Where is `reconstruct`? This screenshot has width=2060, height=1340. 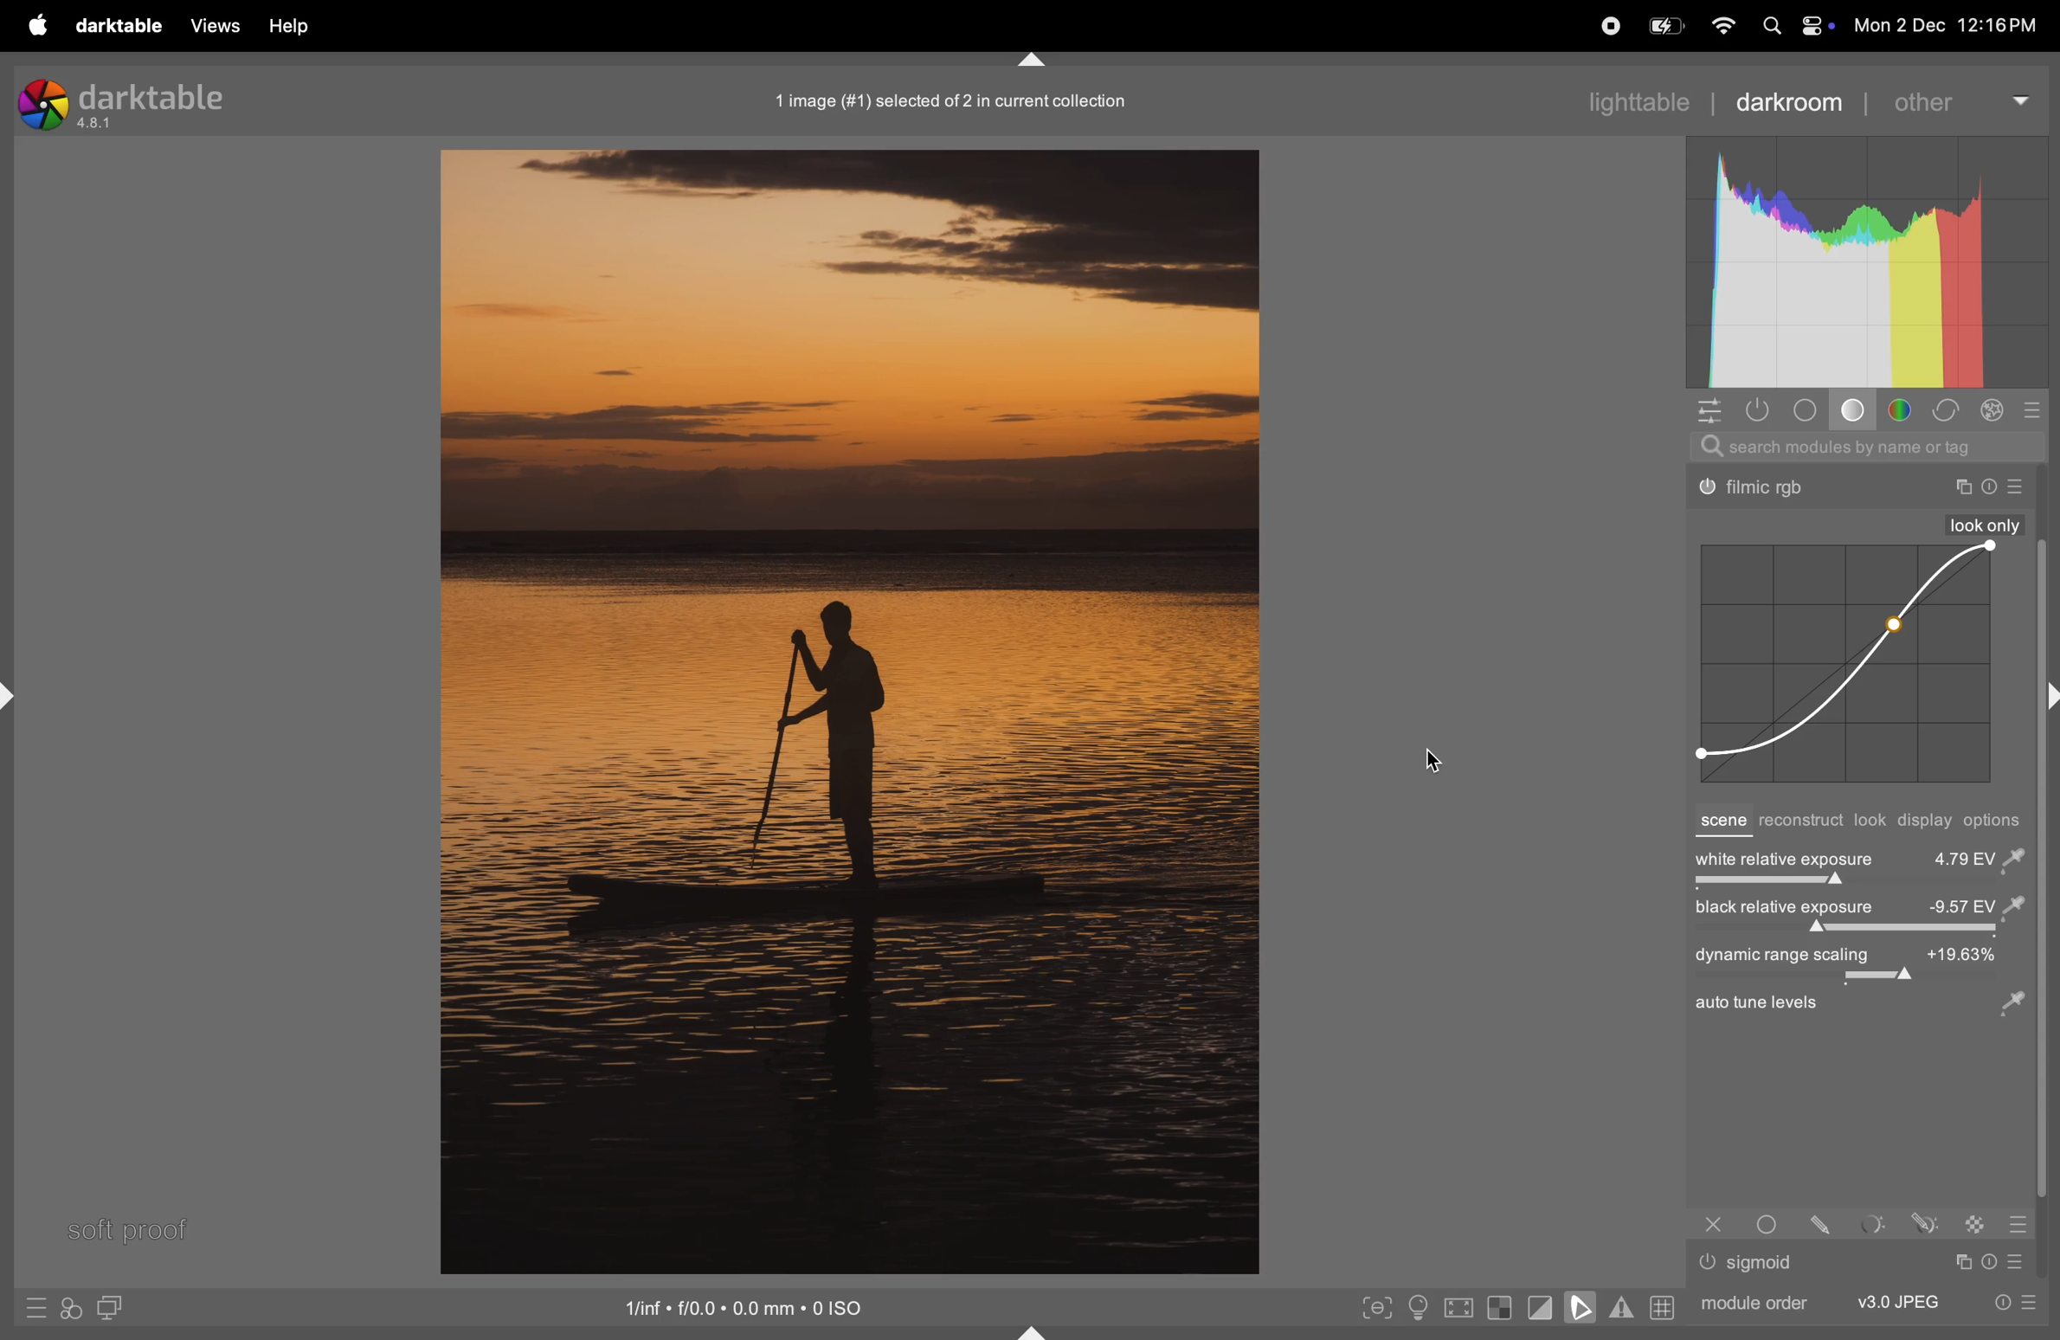
reconstruct is located at coordinates (1800, 822).